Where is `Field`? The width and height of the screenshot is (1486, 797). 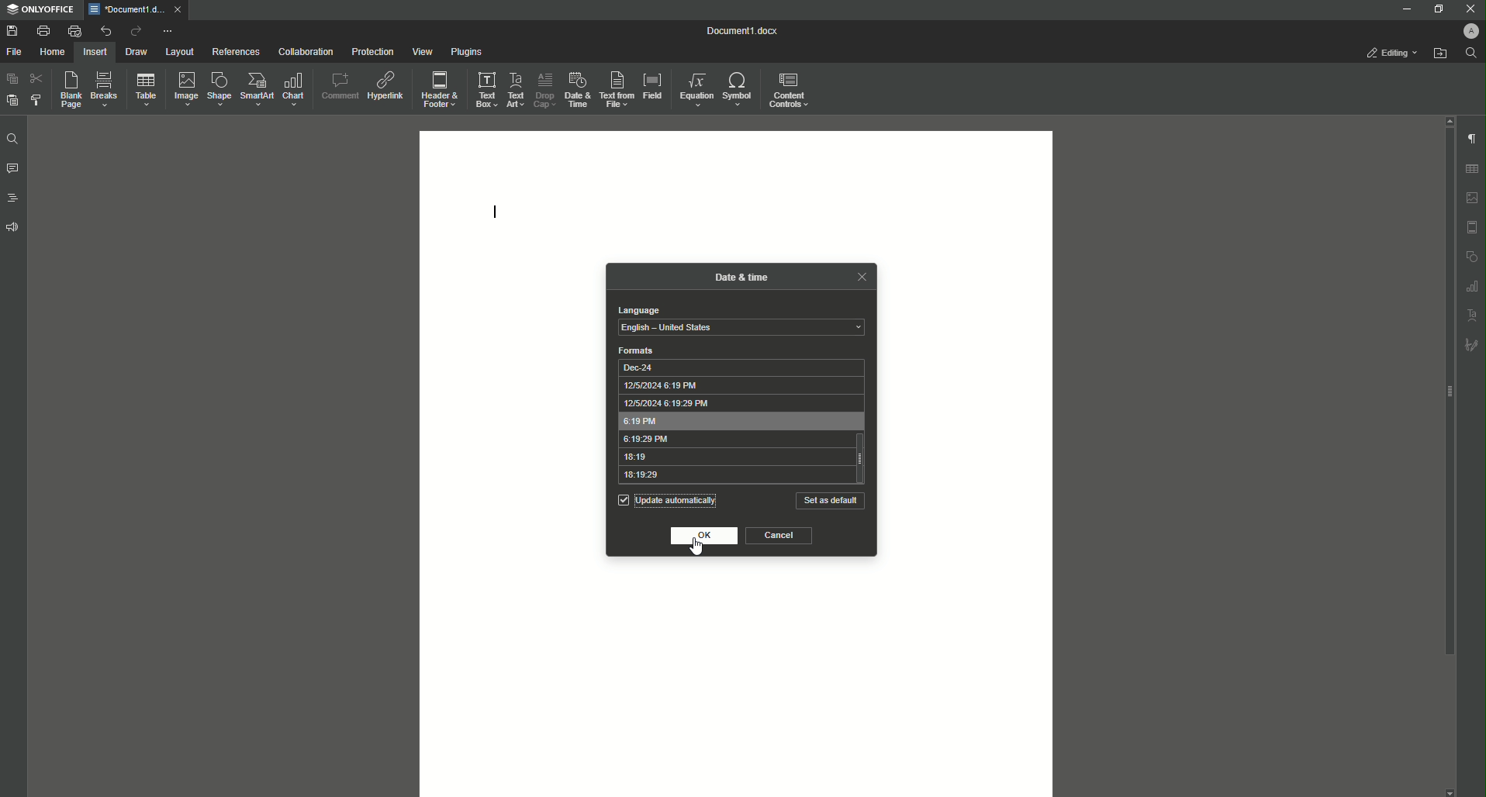
Field is located at coordinates (653, 86).